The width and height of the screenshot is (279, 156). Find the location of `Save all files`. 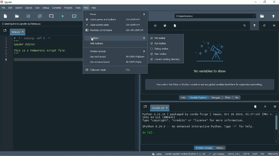

Save all files is located at coordinates (39, 16).